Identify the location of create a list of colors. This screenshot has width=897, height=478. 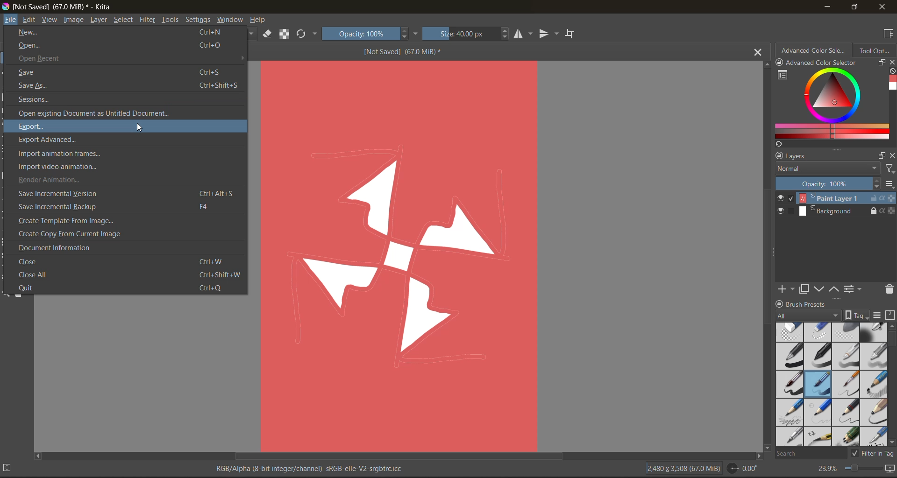
(779, 145).